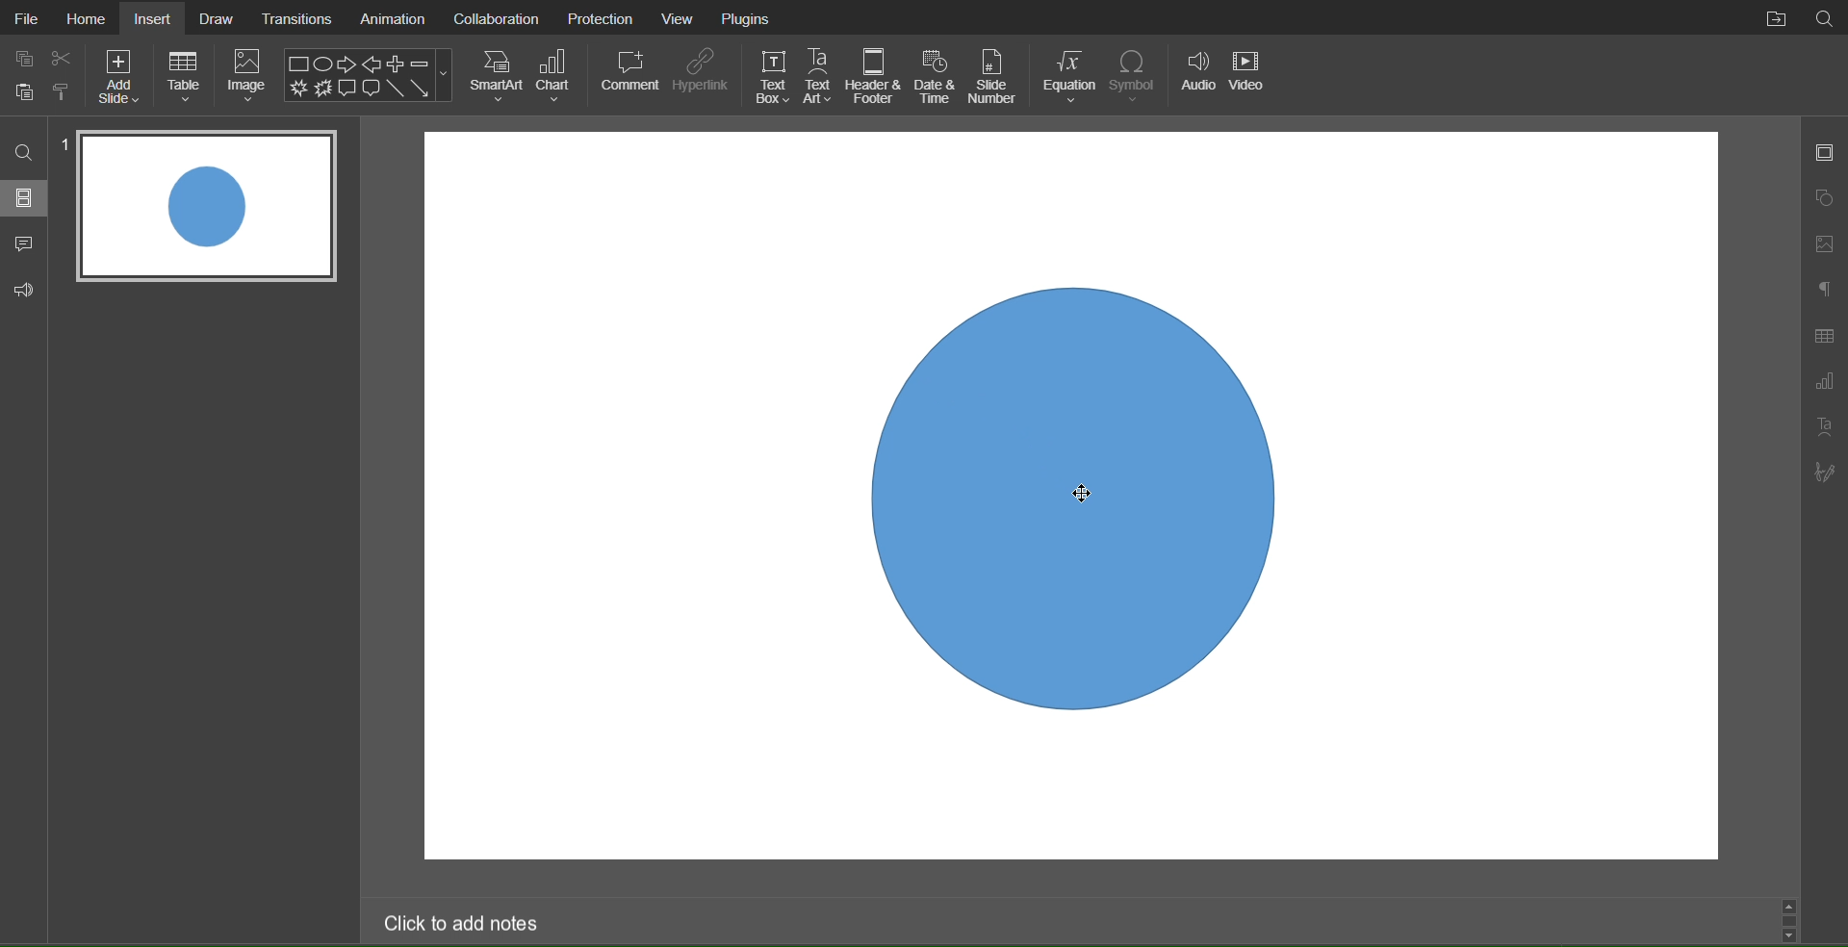 The width and height of the screenshot is (1848, 947). I want to click on Open File Location, so click(1776, 18).